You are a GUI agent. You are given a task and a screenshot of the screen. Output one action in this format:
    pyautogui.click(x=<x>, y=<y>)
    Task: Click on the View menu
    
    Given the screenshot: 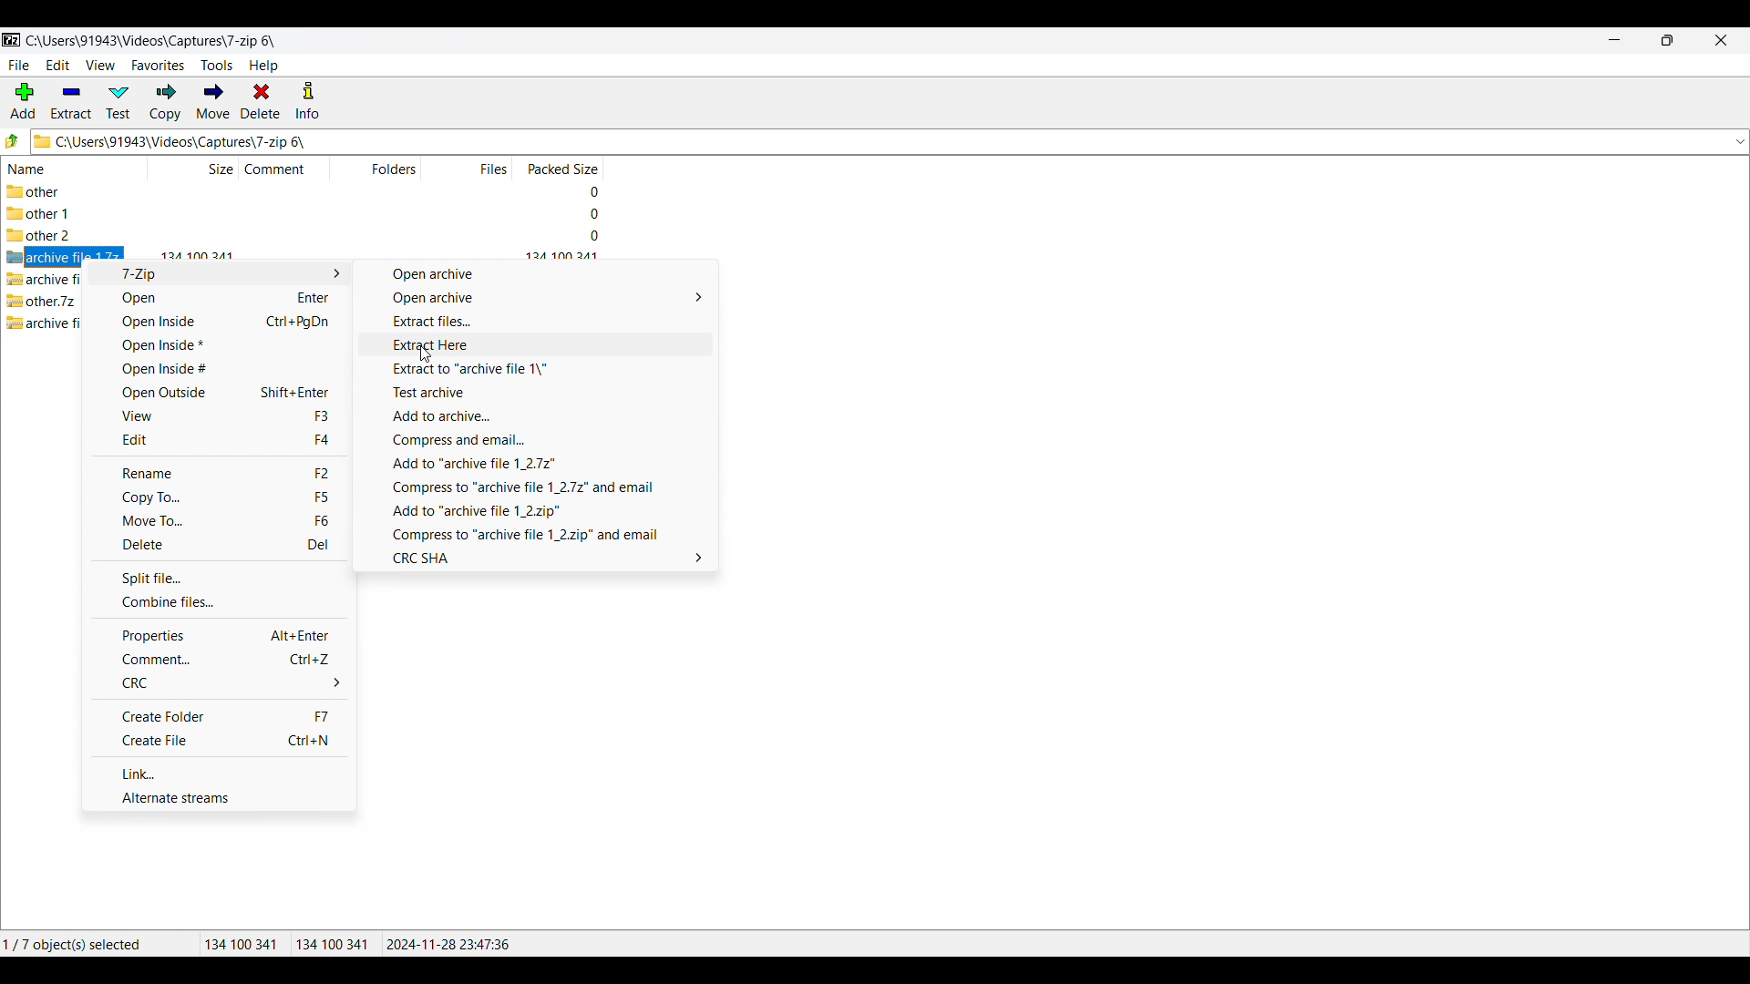 What is the action you would take?
    pyautogui.click(x=101, y=66)
    